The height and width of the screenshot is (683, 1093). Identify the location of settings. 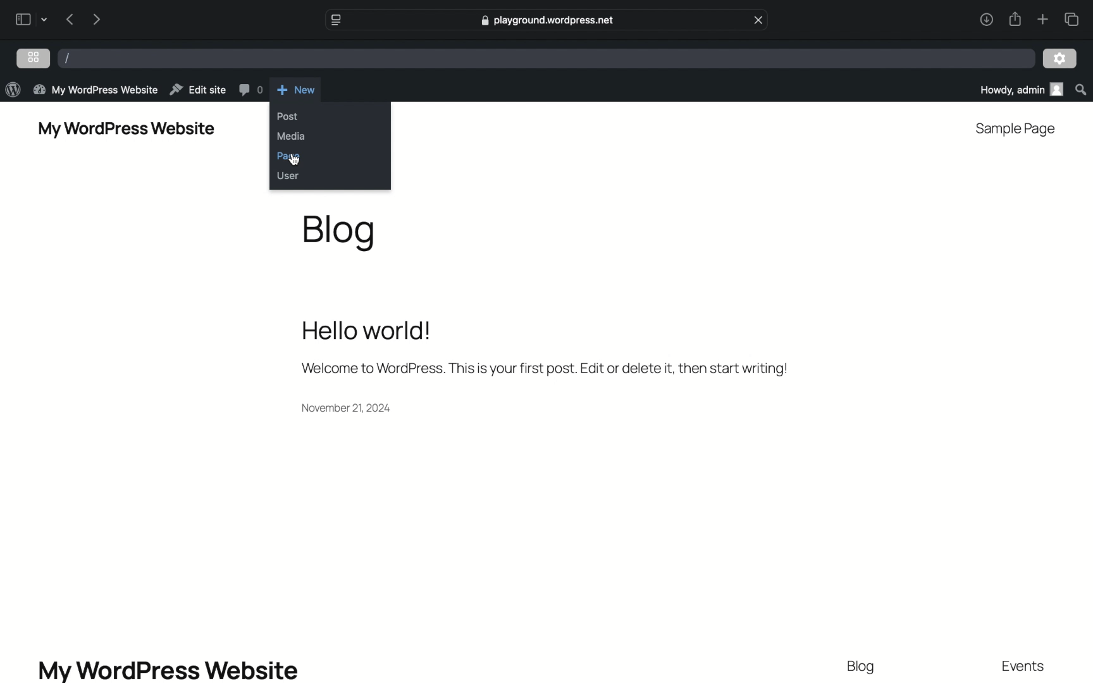
(1060, 59).